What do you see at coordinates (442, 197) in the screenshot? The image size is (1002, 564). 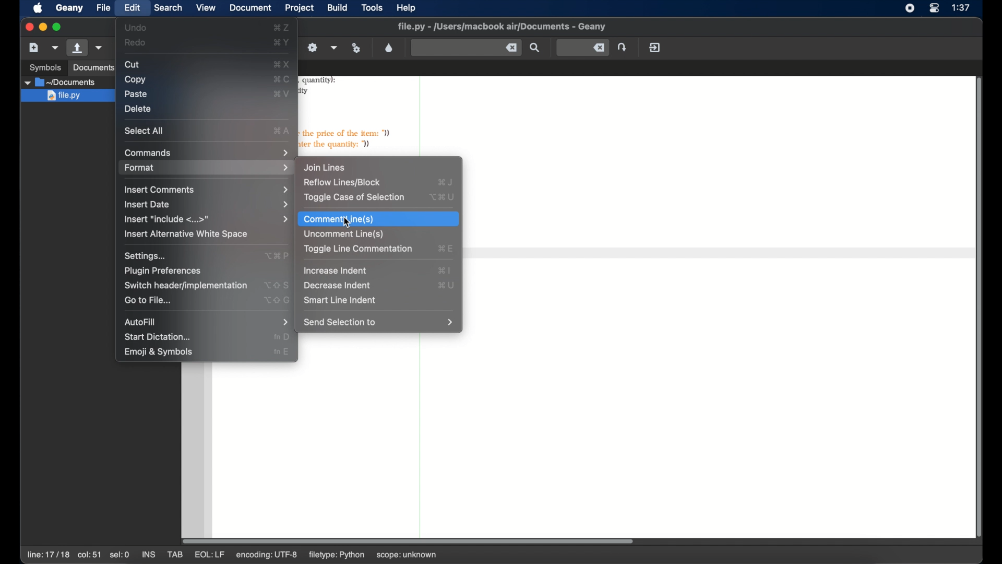 I see `toggle case of selection shortcut` at bounding box center [442, 197].